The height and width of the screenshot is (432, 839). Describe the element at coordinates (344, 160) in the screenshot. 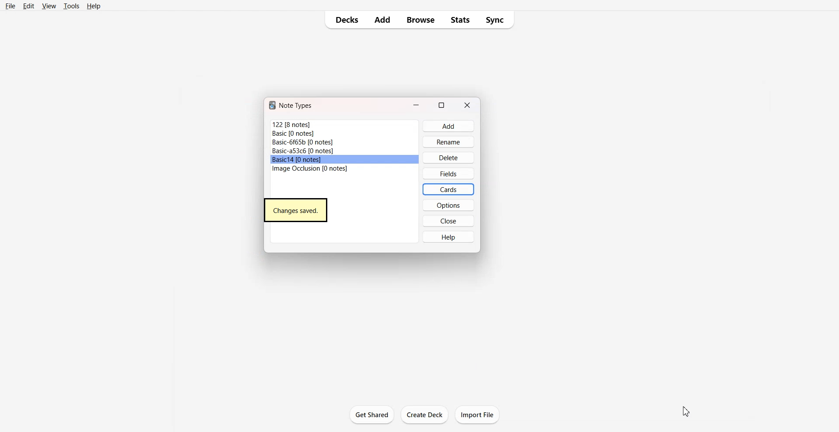

I see `File` at that location.